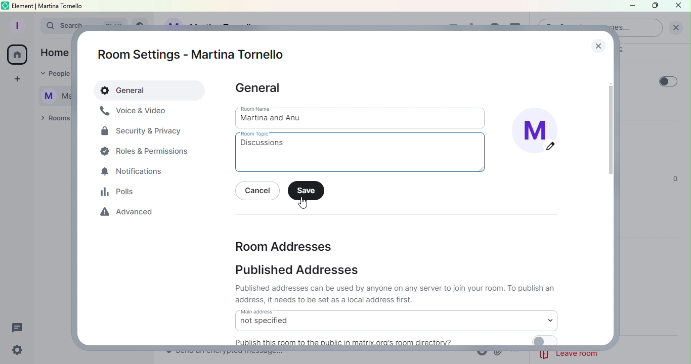 Image resolution: width=691 pixels, height=364 pixels. I want to click on Quick settings, so click(16, 351).